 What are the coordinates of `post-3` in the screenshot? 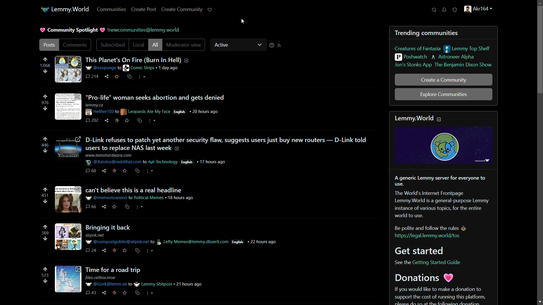 It's located at (212, 155).